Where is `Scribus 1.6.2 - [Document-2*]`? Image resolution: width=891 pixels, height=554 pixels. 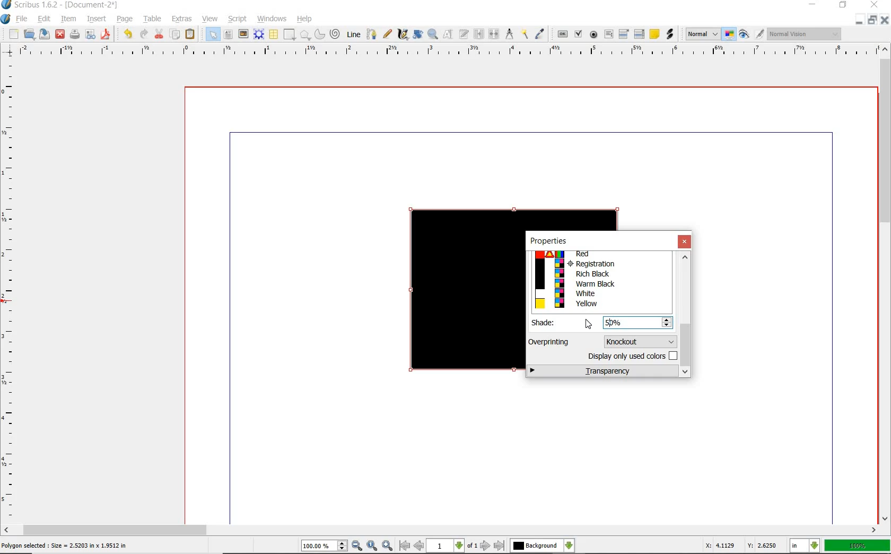 Scribus 1.6.2 - [Document-2*] is located at coordinates (61, 5).